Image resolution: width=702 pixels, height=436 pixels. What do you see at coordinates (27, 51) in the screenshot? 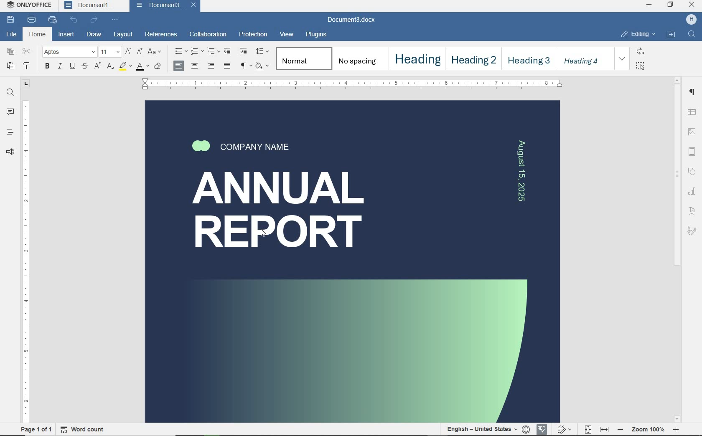
I see `cut` at bounding box center [27, 51].